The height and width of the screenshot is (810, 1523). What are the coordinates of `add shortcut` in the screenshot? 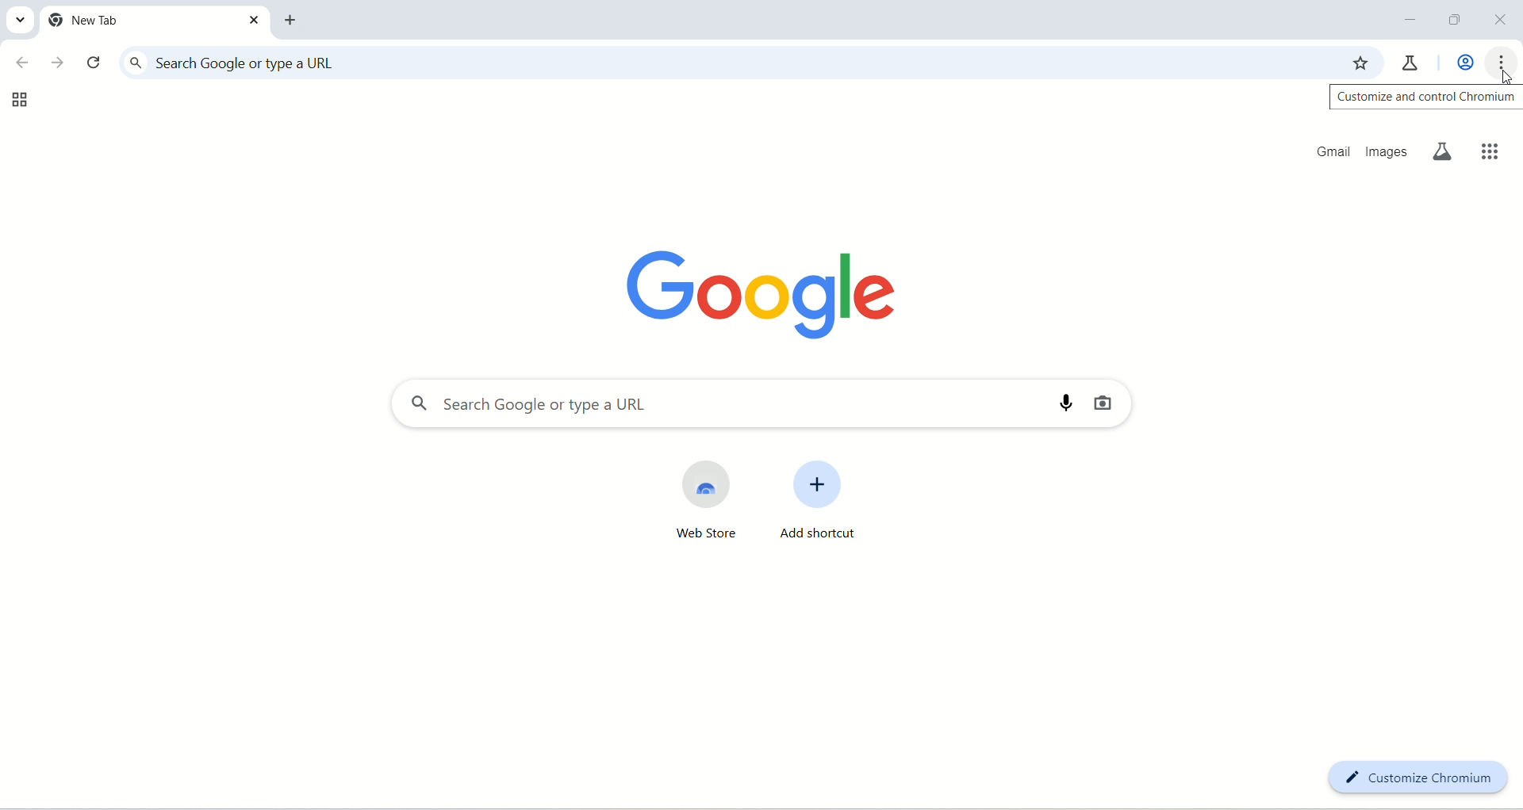 It's located at (831, 503).